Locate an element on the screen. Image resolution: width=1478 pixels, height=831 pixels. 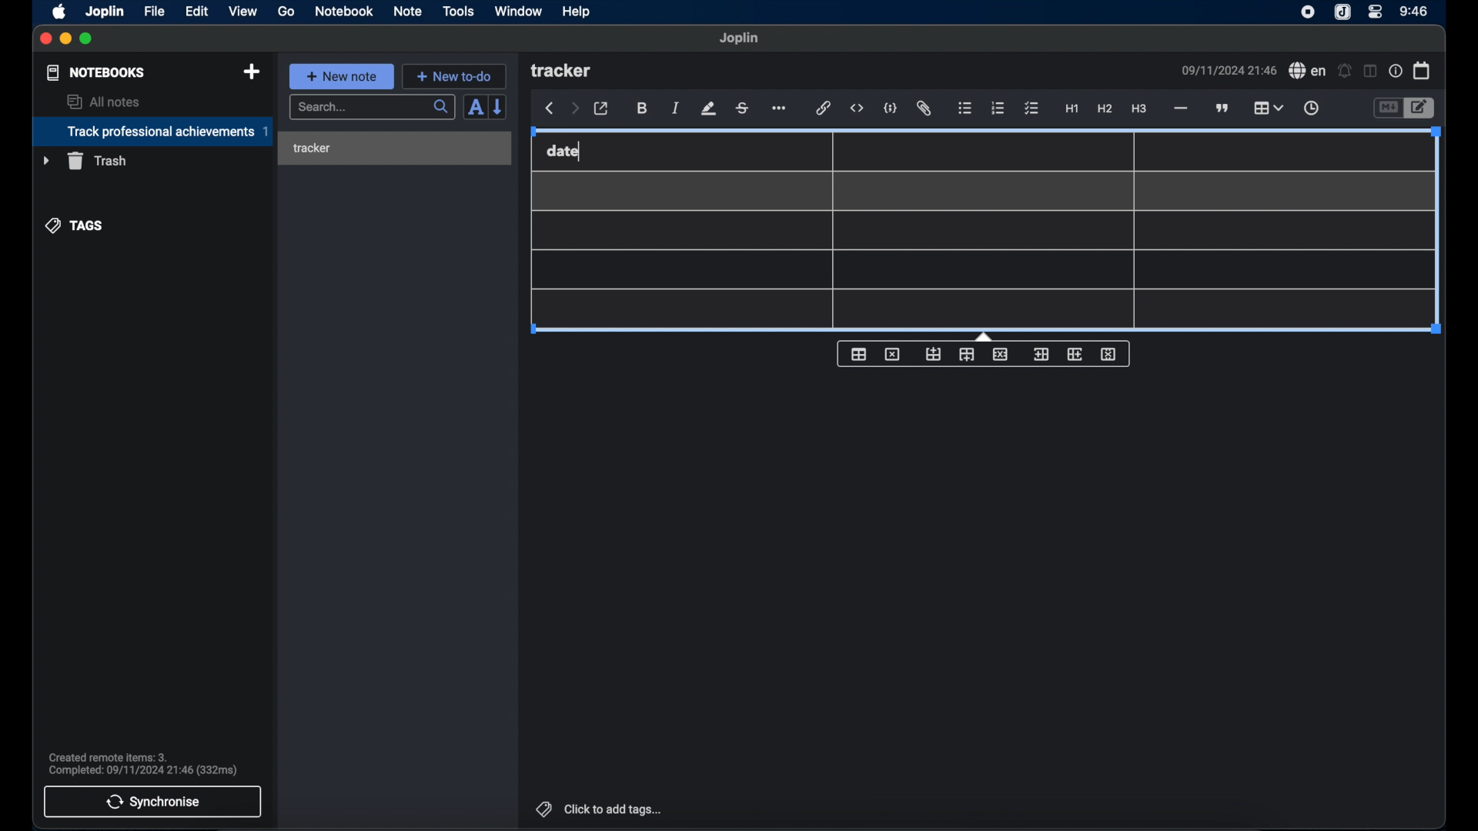
go is located at coordinates (287, 12).